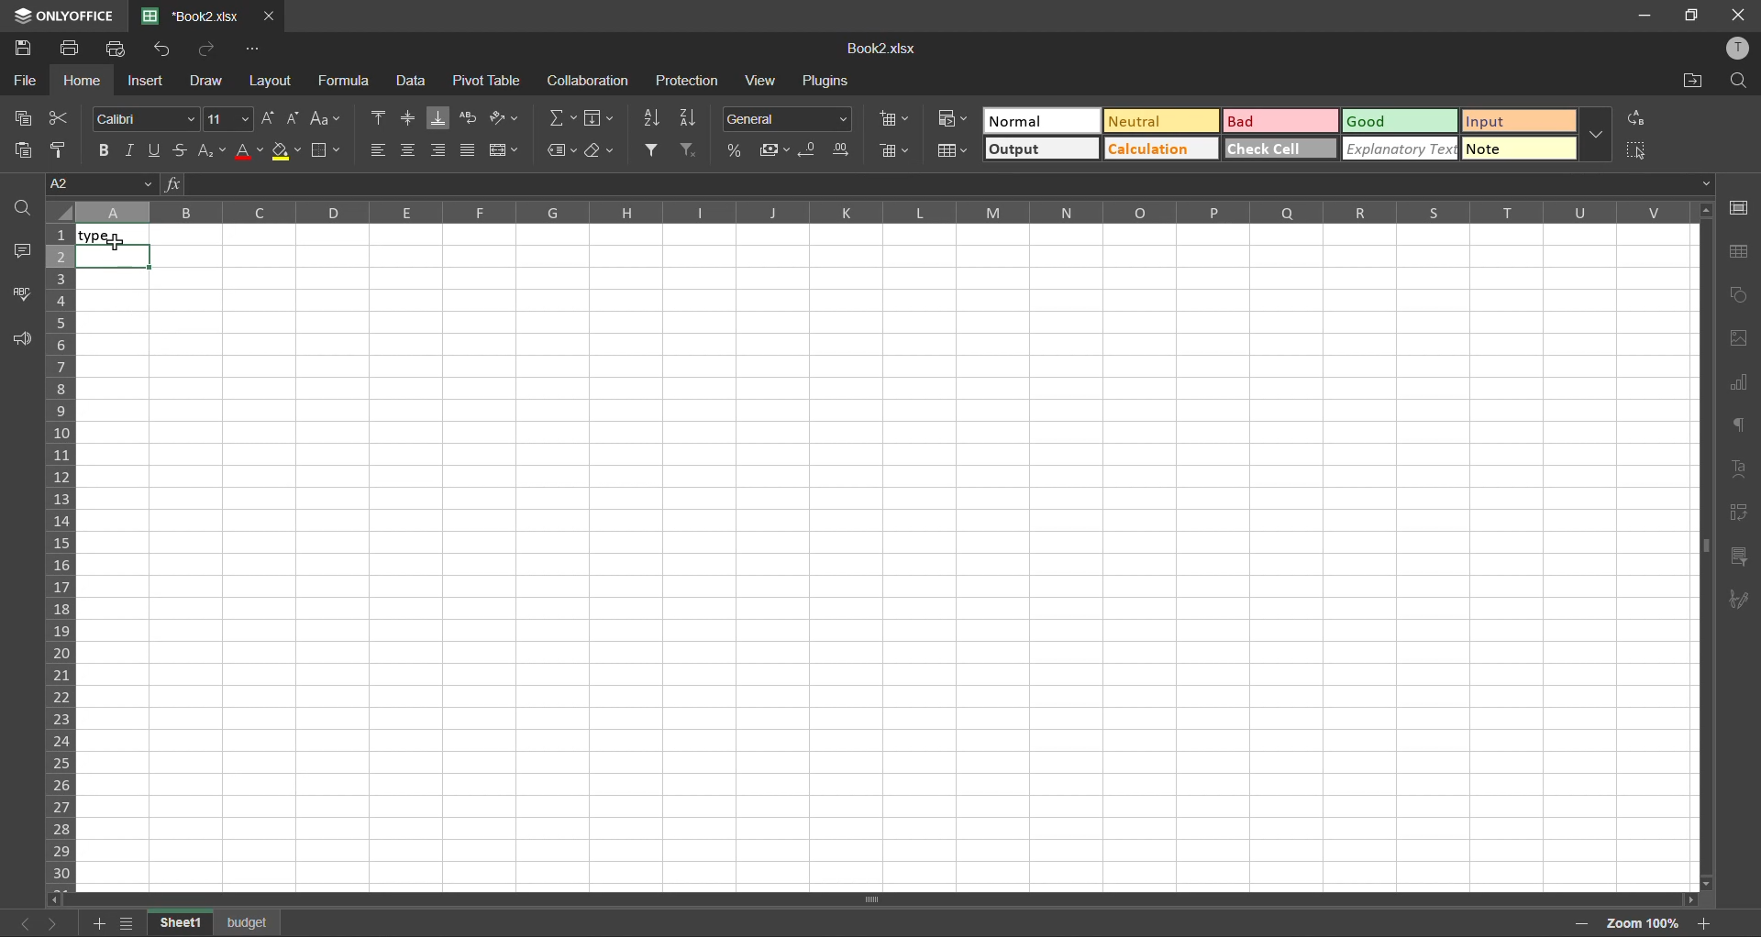 The height and width of the screenshot is (937, 1761). What do you see at coordinates (1597, 134) in the screenshot?
I see `more options` at bounding box center [1597, 134].